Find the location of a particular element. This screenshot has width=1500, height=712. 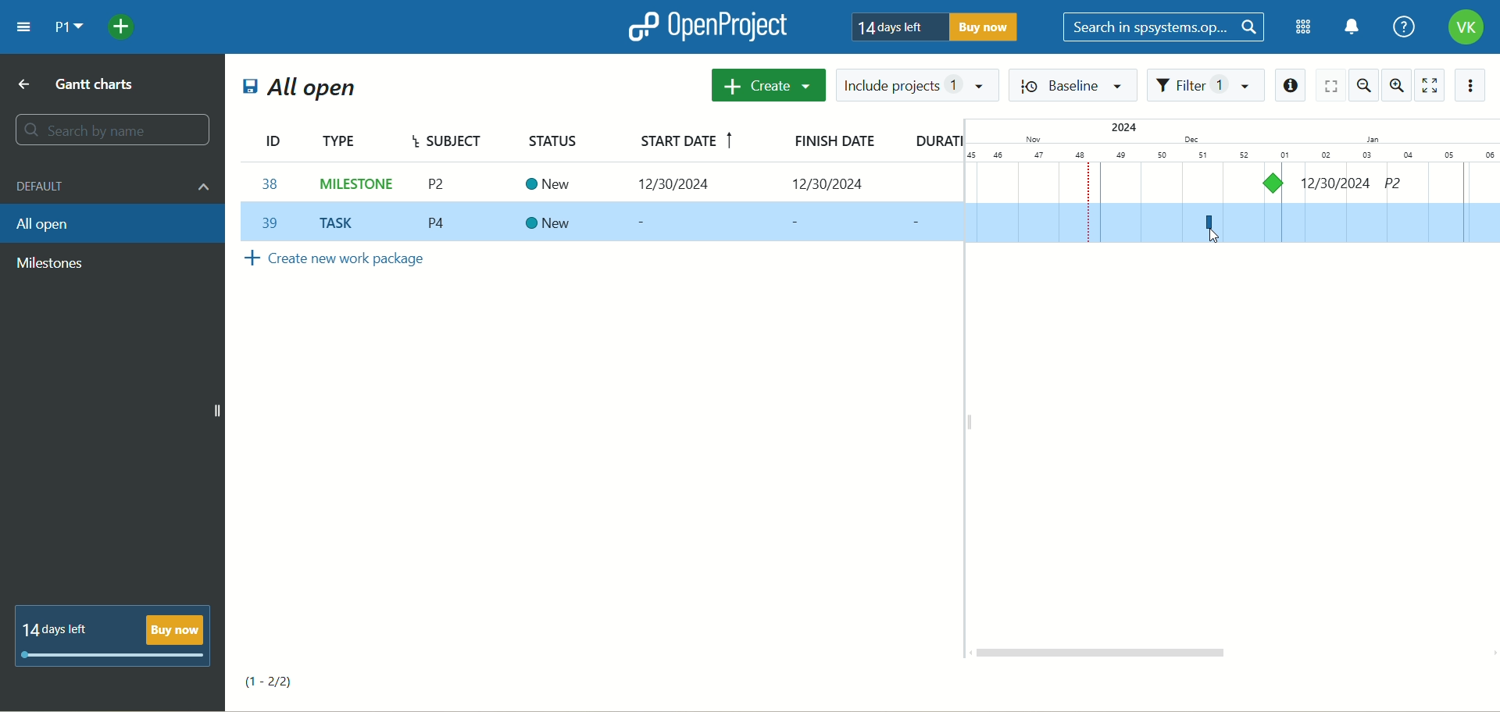

(1-2/2) is located at coordinates (280, 678).